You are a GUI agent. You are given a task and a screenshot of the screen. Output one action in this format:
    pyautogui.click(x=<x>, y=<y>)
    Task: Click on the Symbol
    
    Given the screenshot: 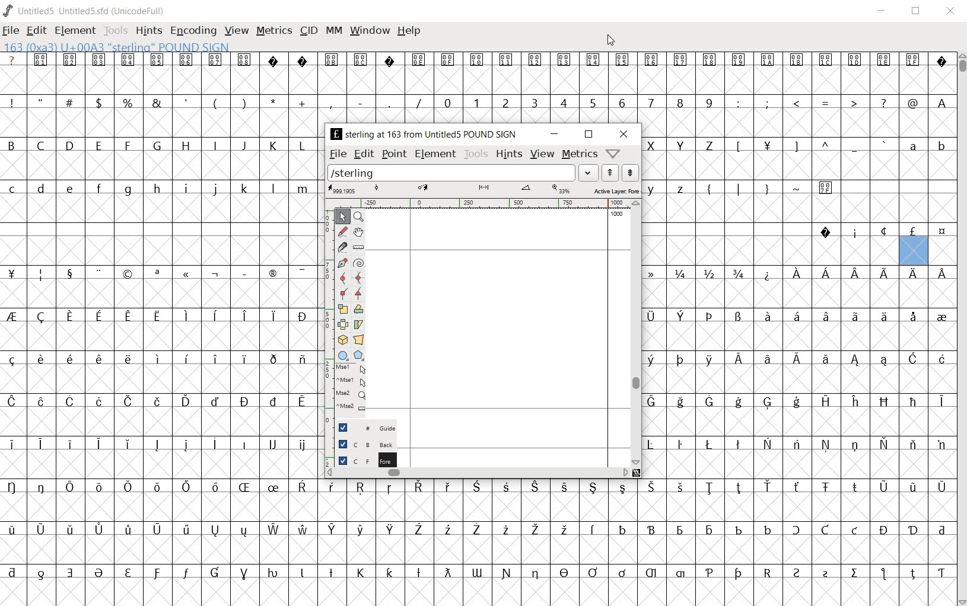 What is the action you would take?
    pyautogui.click(x=186, y=486)
    